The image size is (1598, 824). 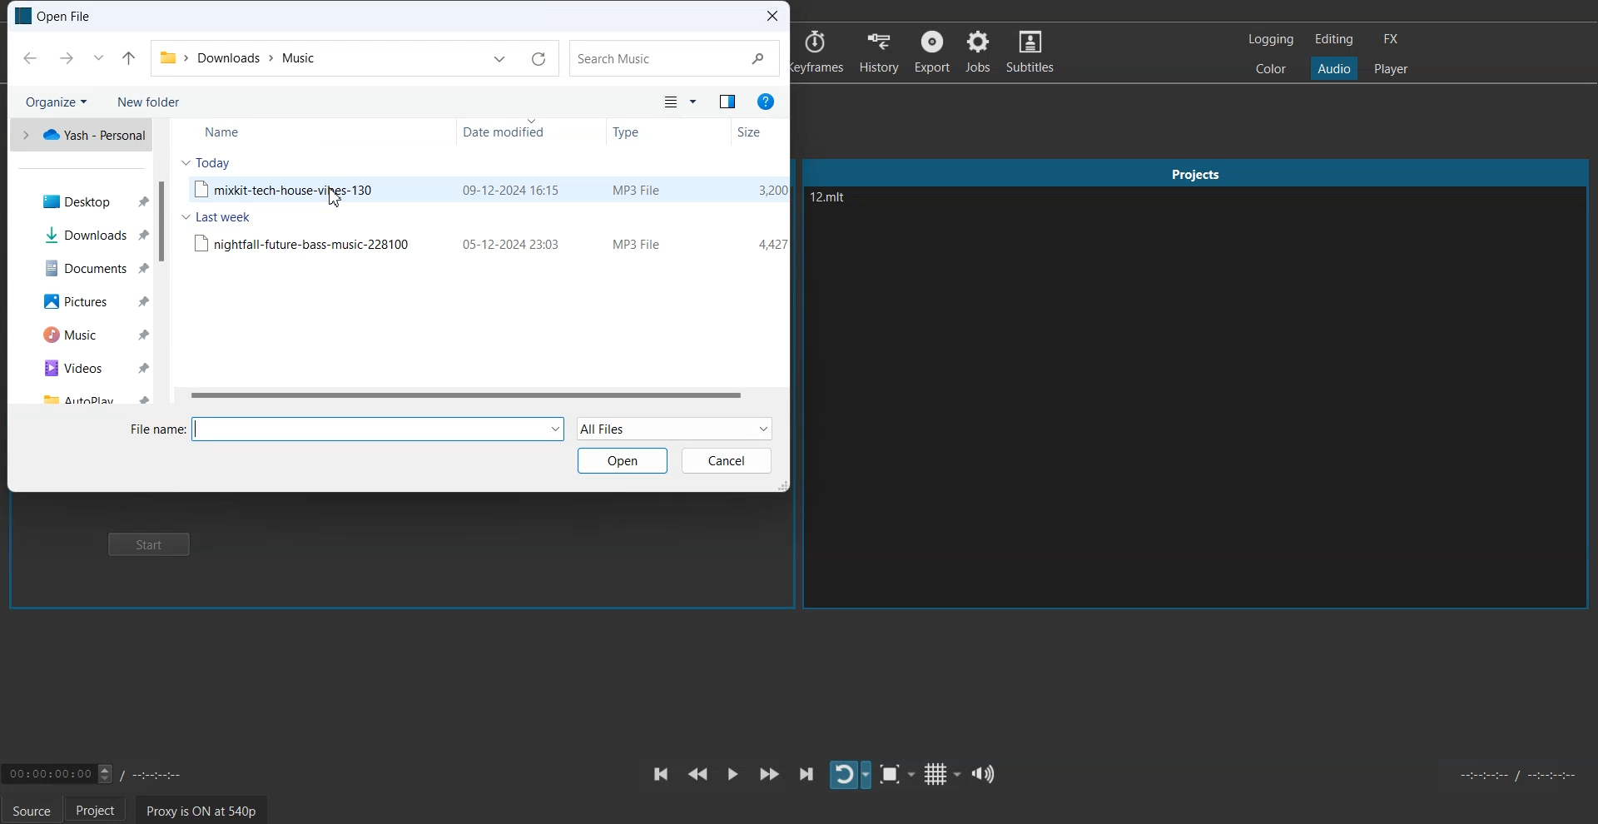 I want to click on Documents, so click(x=78, y=267).